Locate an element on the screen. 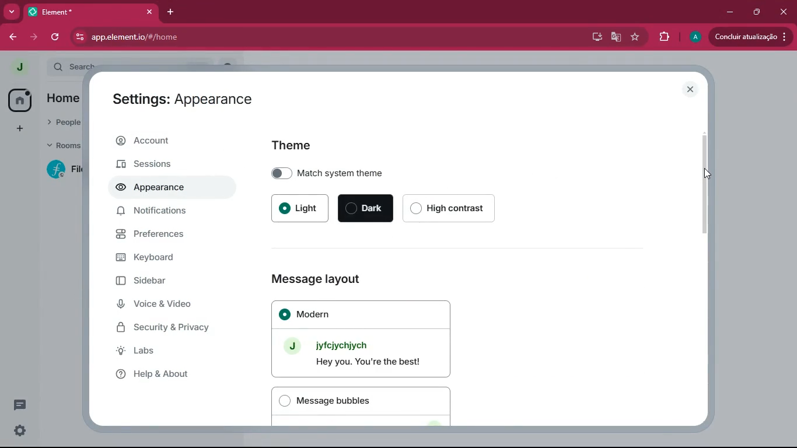  refresh is located at coordinates (56, 37).